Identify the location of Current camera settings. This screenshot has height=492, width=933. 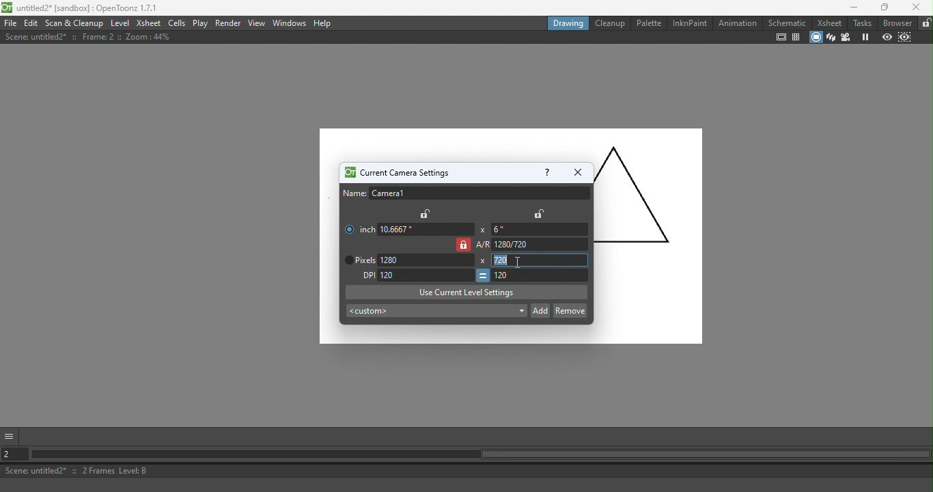
(395, 173).